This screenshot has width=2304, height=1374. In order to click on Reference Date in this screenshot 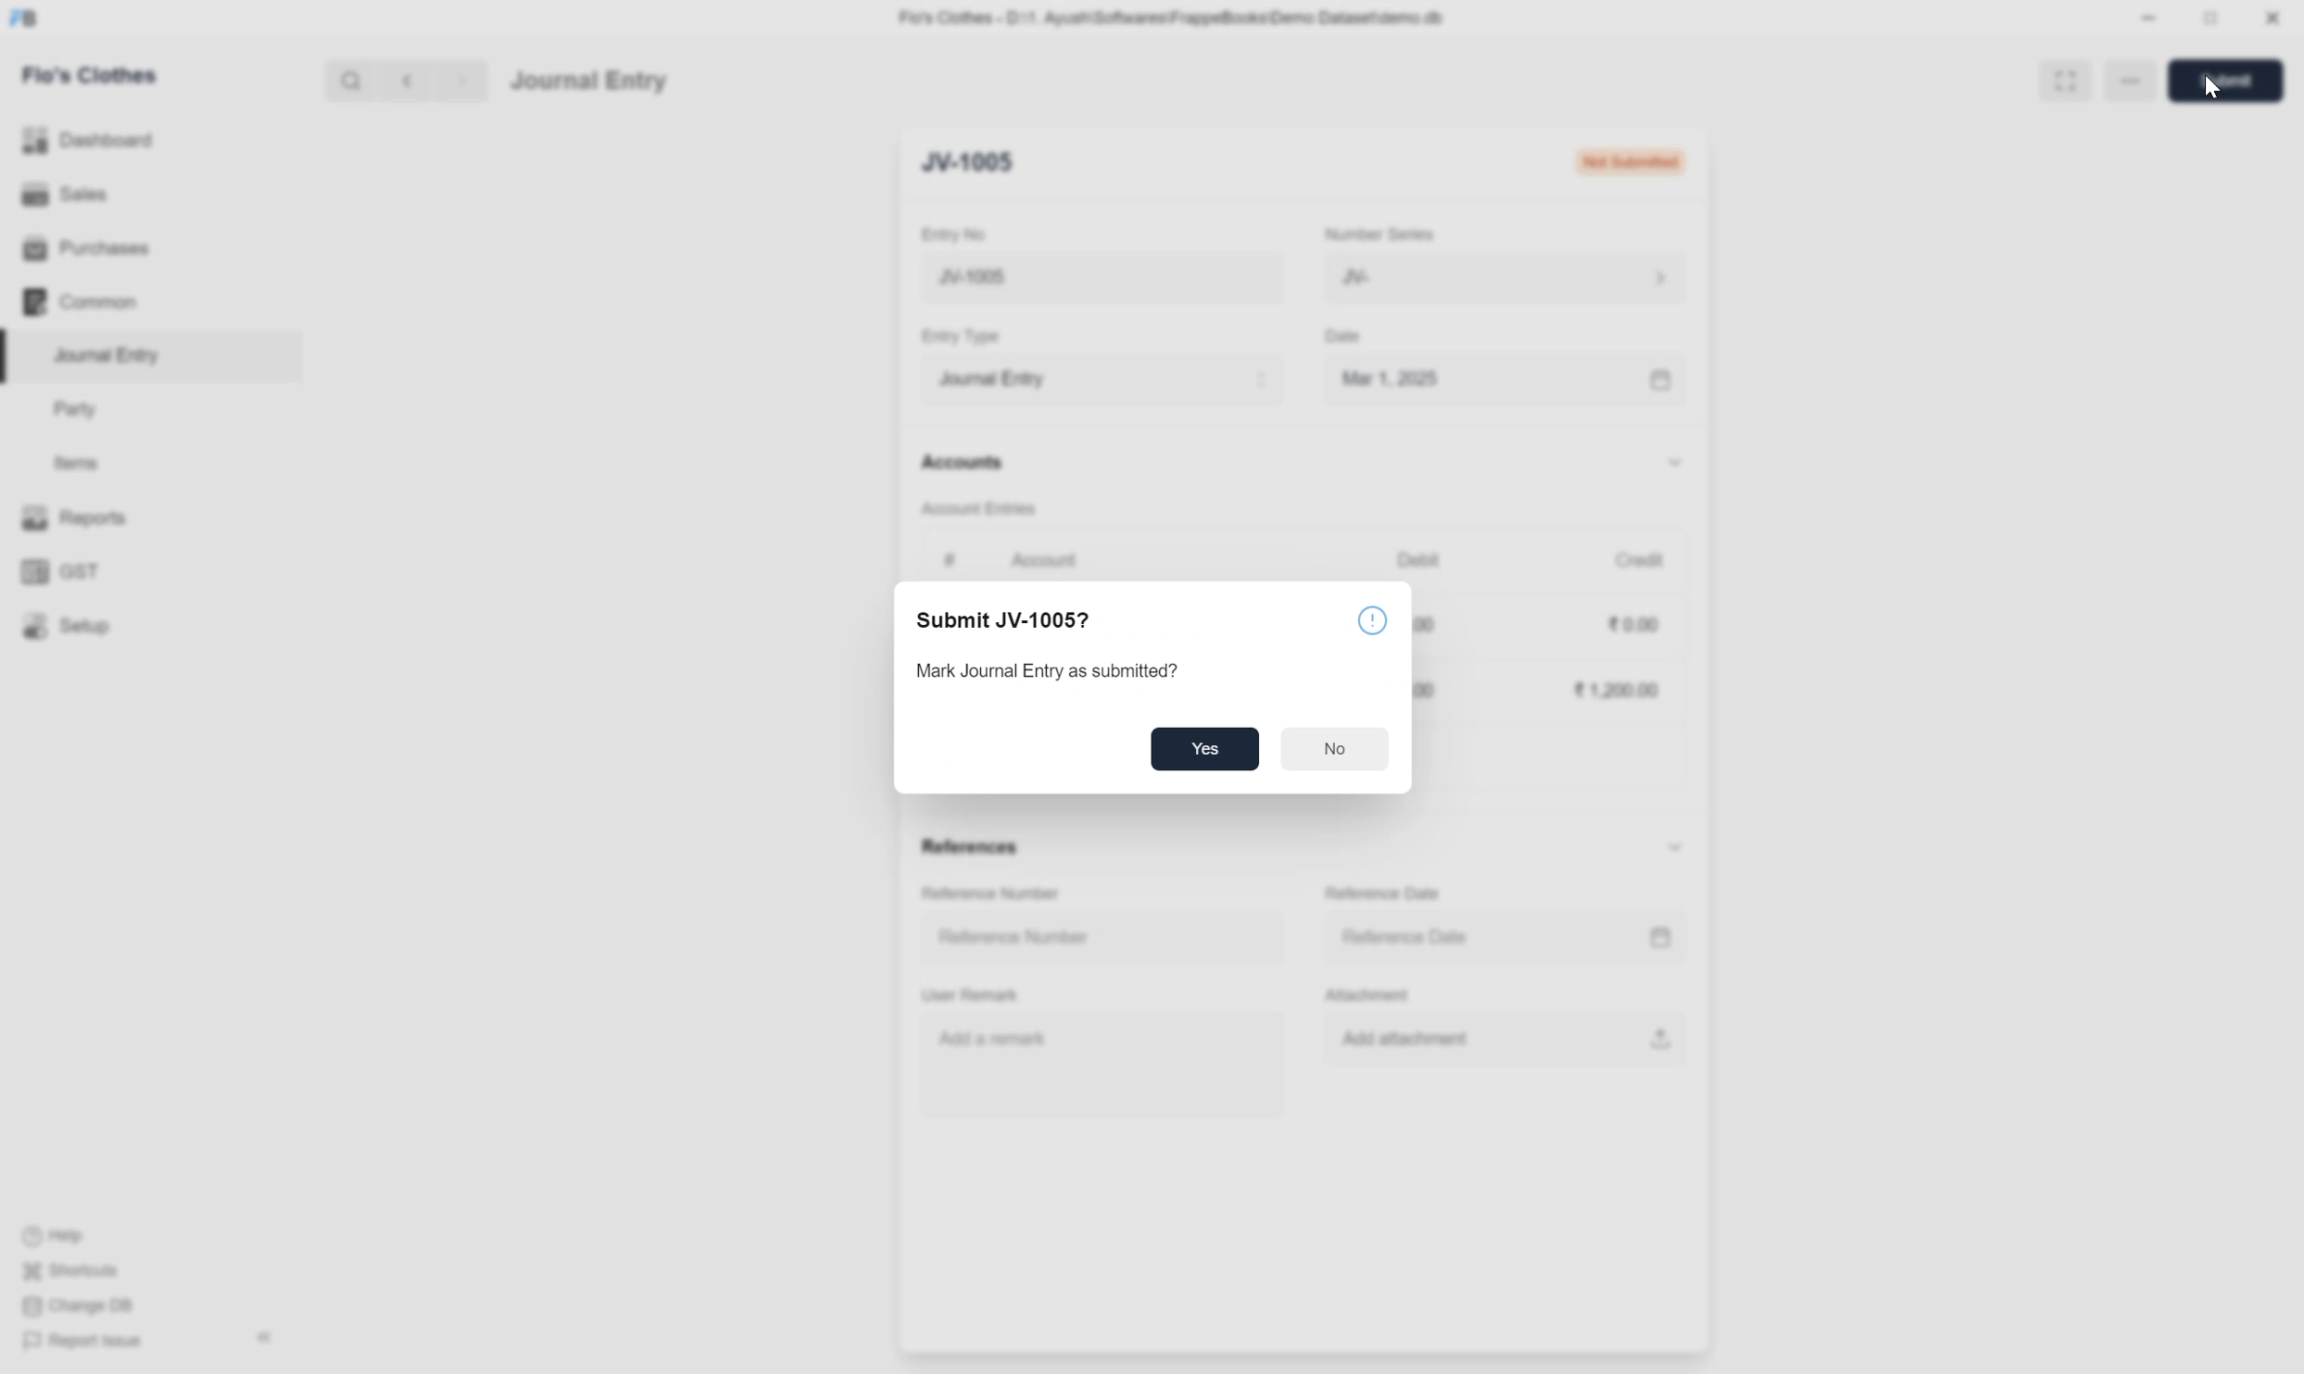, I will do `click(1409, 937)`.